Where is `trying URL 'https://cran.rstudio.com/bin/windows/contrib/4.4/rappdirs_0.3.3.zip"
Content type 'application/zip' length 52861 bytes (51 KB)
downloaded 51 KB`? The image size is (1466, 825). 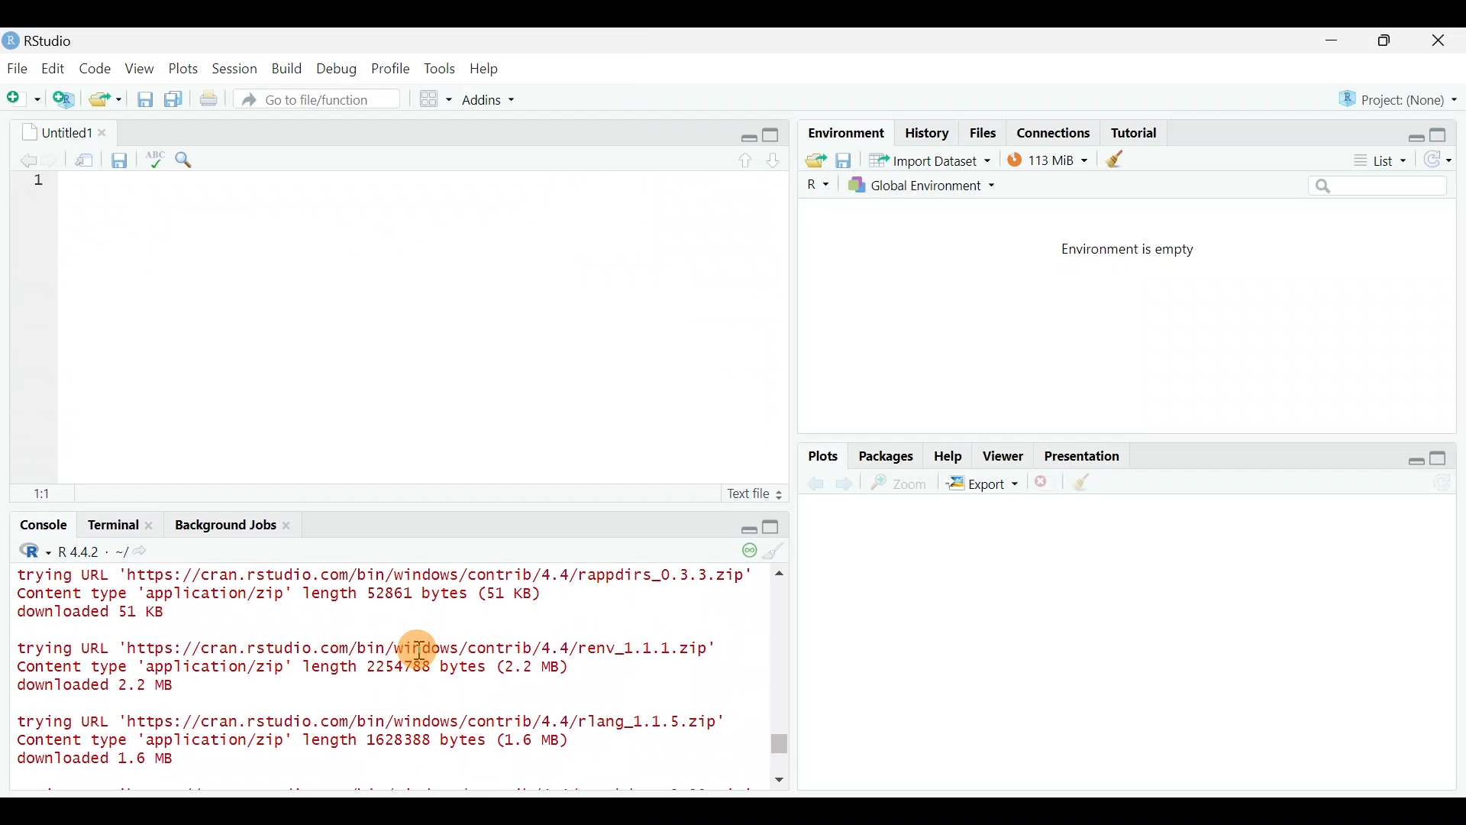
trying URL 'https://cran.rstudio.com/bin/windows/contrib/4.4/rappdirs_0.3.3.zip"
Content type 'application/zip' length 52861 bytes (51 KB)
downloaded 51 KB is located at coordinates (392, 595).